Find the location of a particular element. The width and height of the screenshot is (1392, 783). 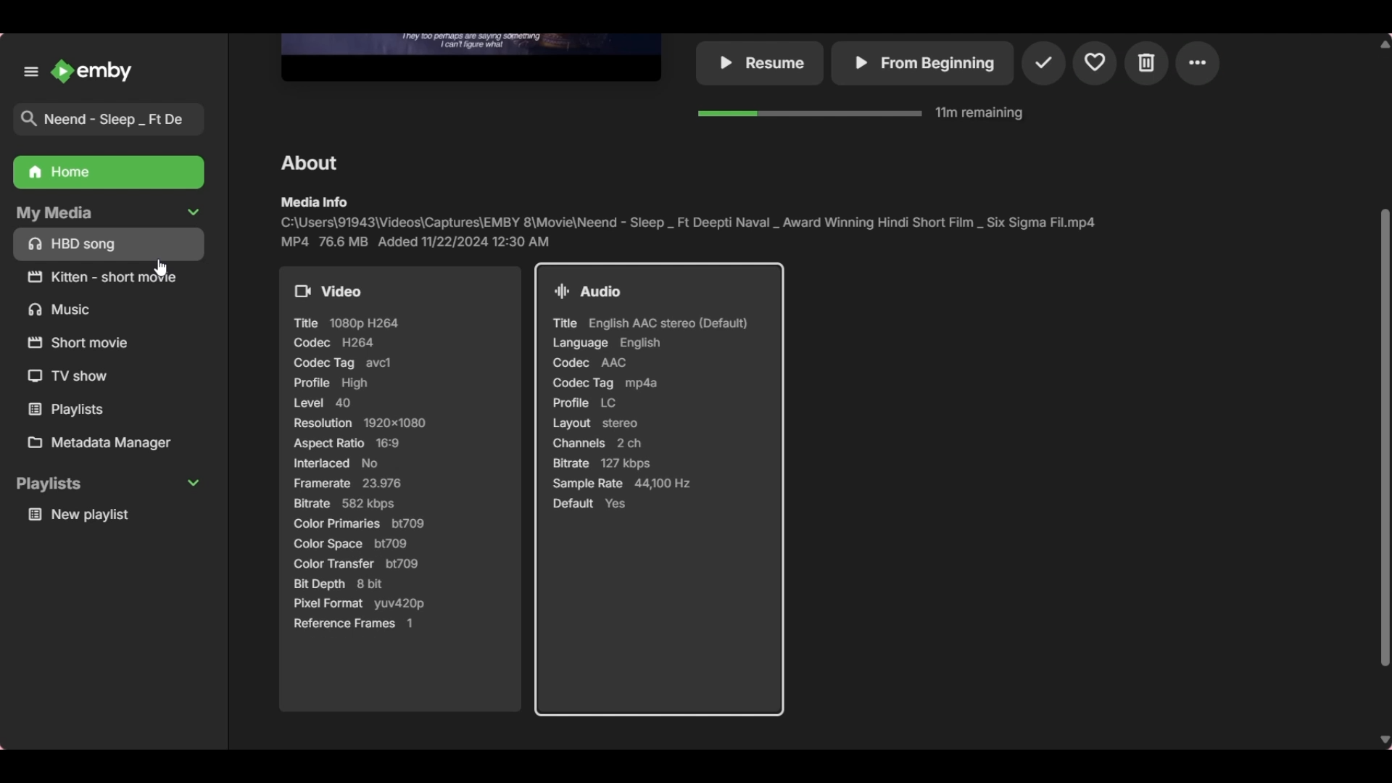

 is located at coordinates (1148, 65).